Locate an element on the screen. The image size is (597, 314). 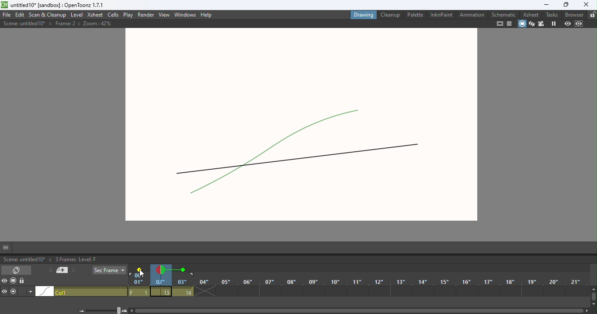
Sec frame is located at coordinates (109, 270).